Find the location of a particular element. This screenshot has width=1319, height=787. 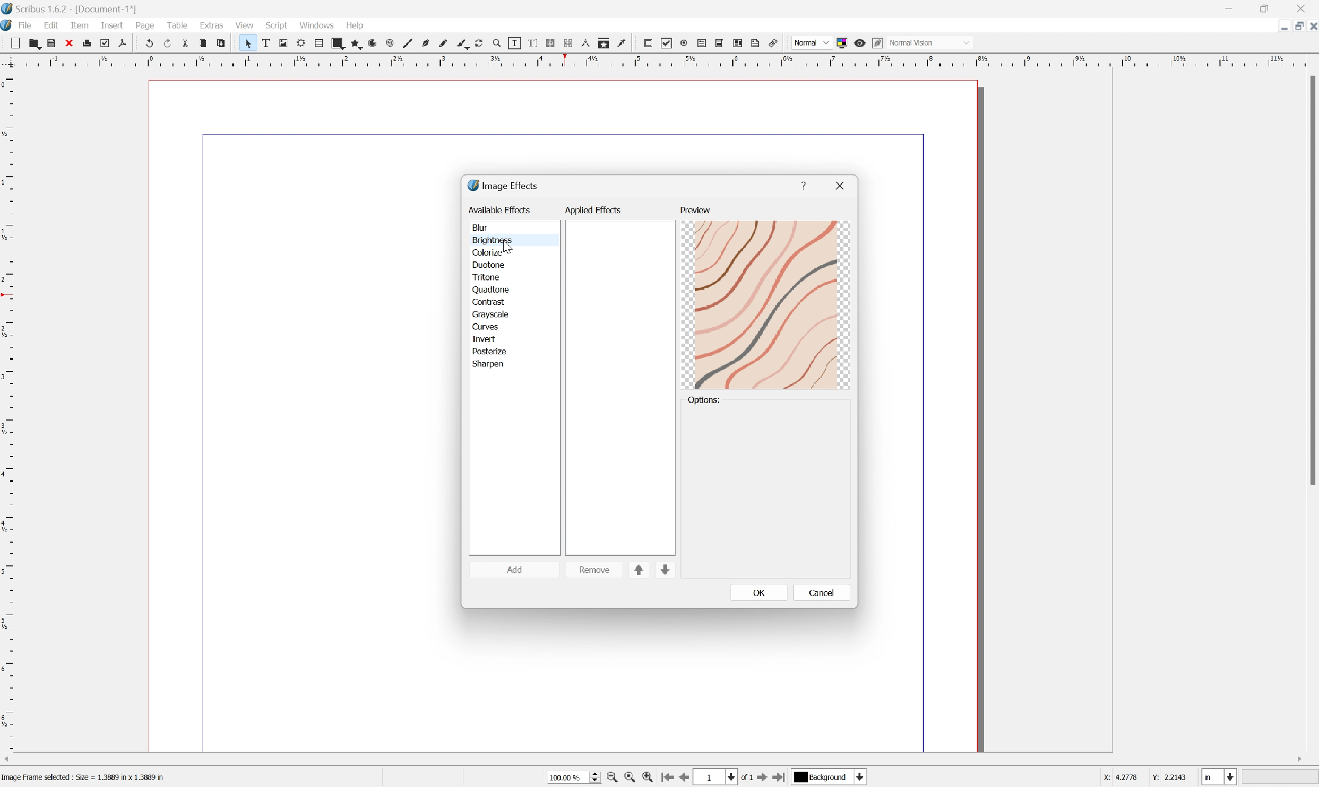

Next Page is located at coordinates (765, 778).